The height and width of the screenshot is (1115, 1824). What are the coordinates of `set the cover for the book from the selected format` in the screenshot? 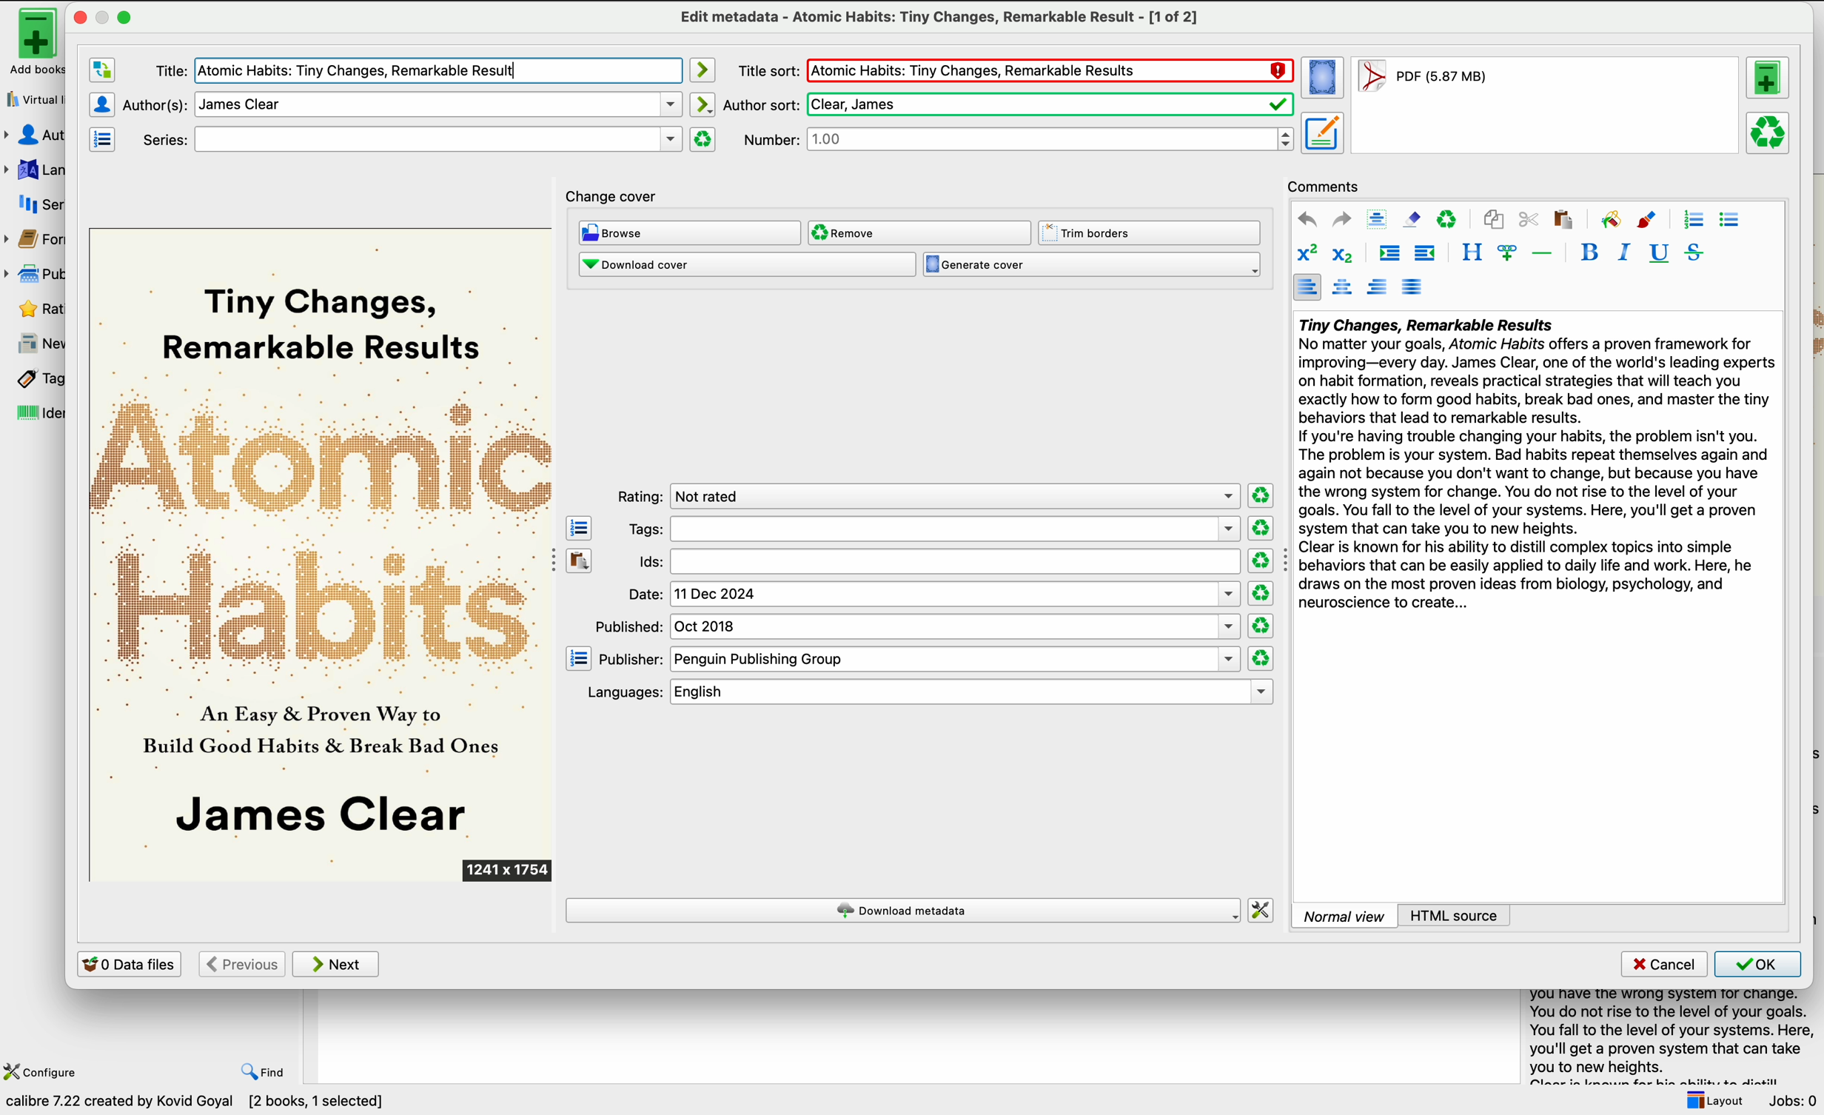 It's located at (1324, 79).